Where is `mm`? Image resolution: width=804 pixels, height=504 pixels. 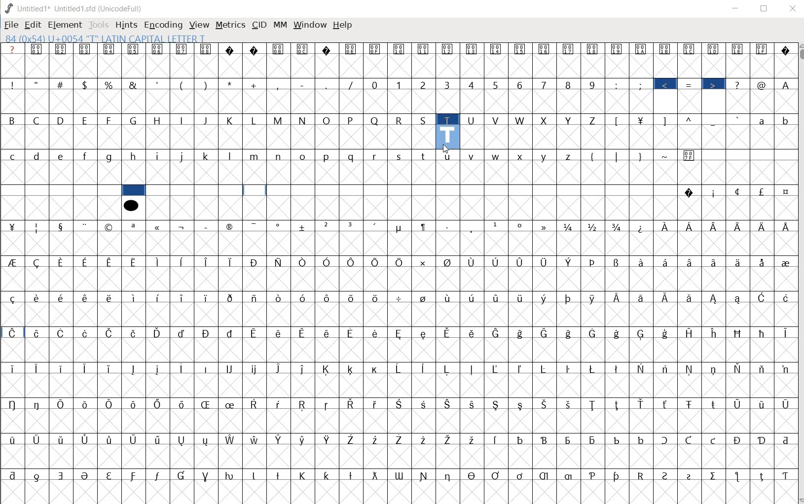 mm is located at coordinates (280, 25).